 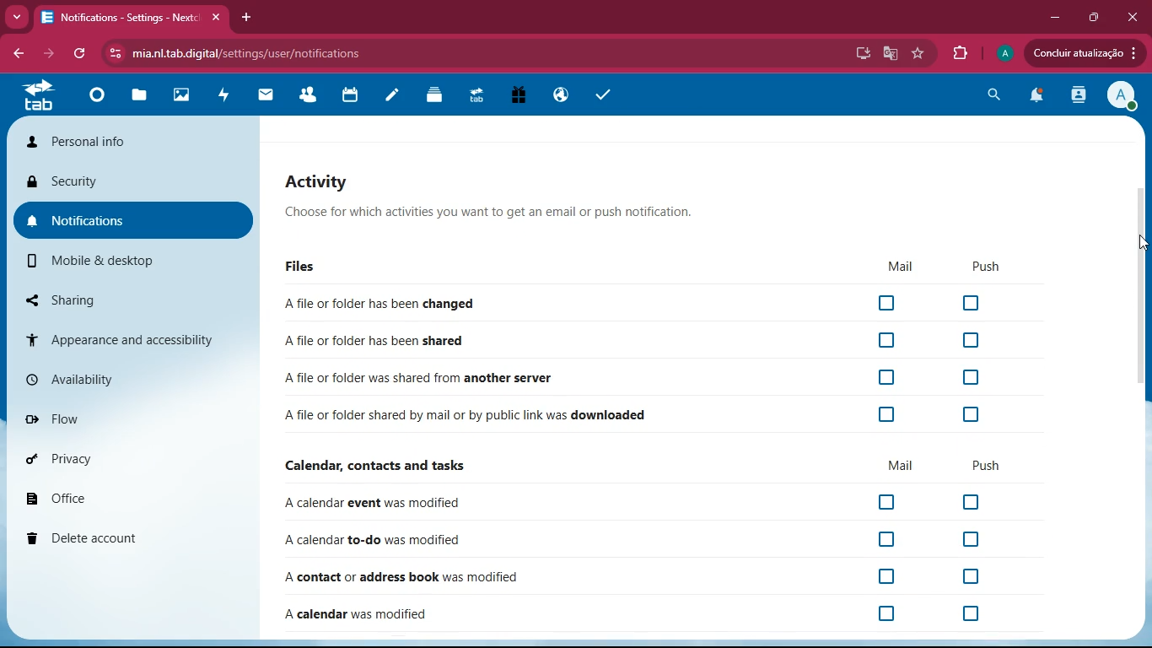 I want to click on sharing, so click(x=124, y=298).